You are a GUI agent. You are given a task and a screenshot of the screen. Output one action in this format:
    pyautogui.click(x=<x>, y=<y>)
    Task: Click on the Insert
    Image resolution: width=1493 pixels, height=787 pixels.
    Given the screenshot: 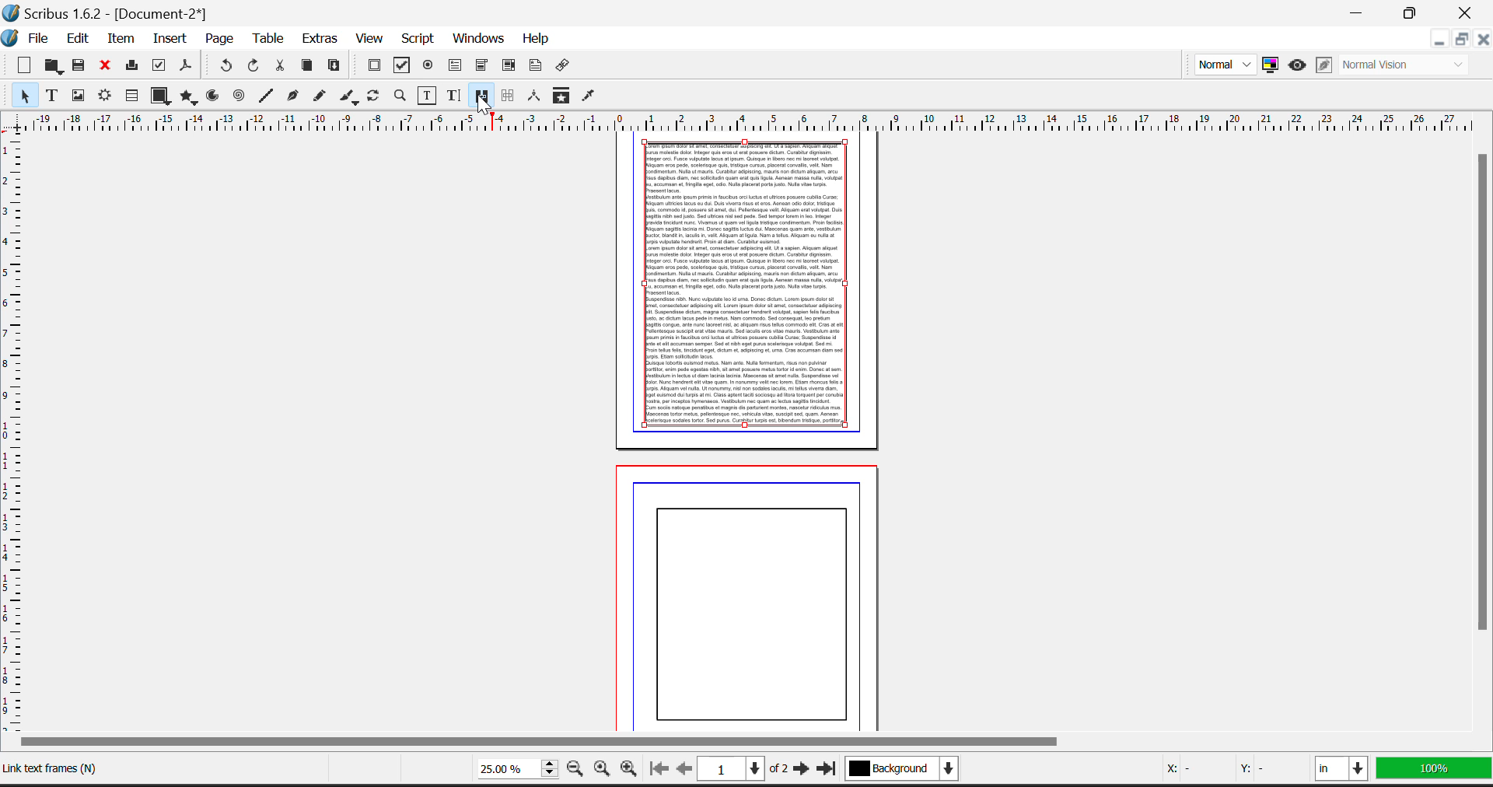 What is the action you would take?
    pyautogui.click(x=169, y=37)
    